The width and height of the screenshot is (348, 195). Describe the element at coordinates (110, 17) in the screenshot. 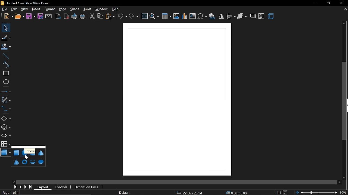

I see `paste` at that location.